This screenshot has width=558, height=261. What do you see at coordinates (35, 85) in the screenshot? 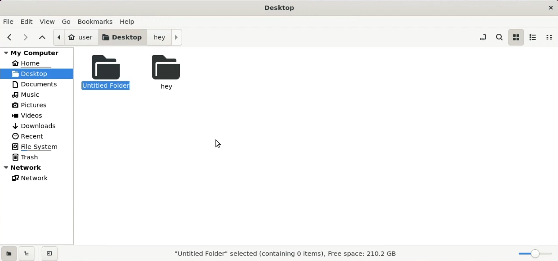
I see `documents` at bounding box center [35, 85].